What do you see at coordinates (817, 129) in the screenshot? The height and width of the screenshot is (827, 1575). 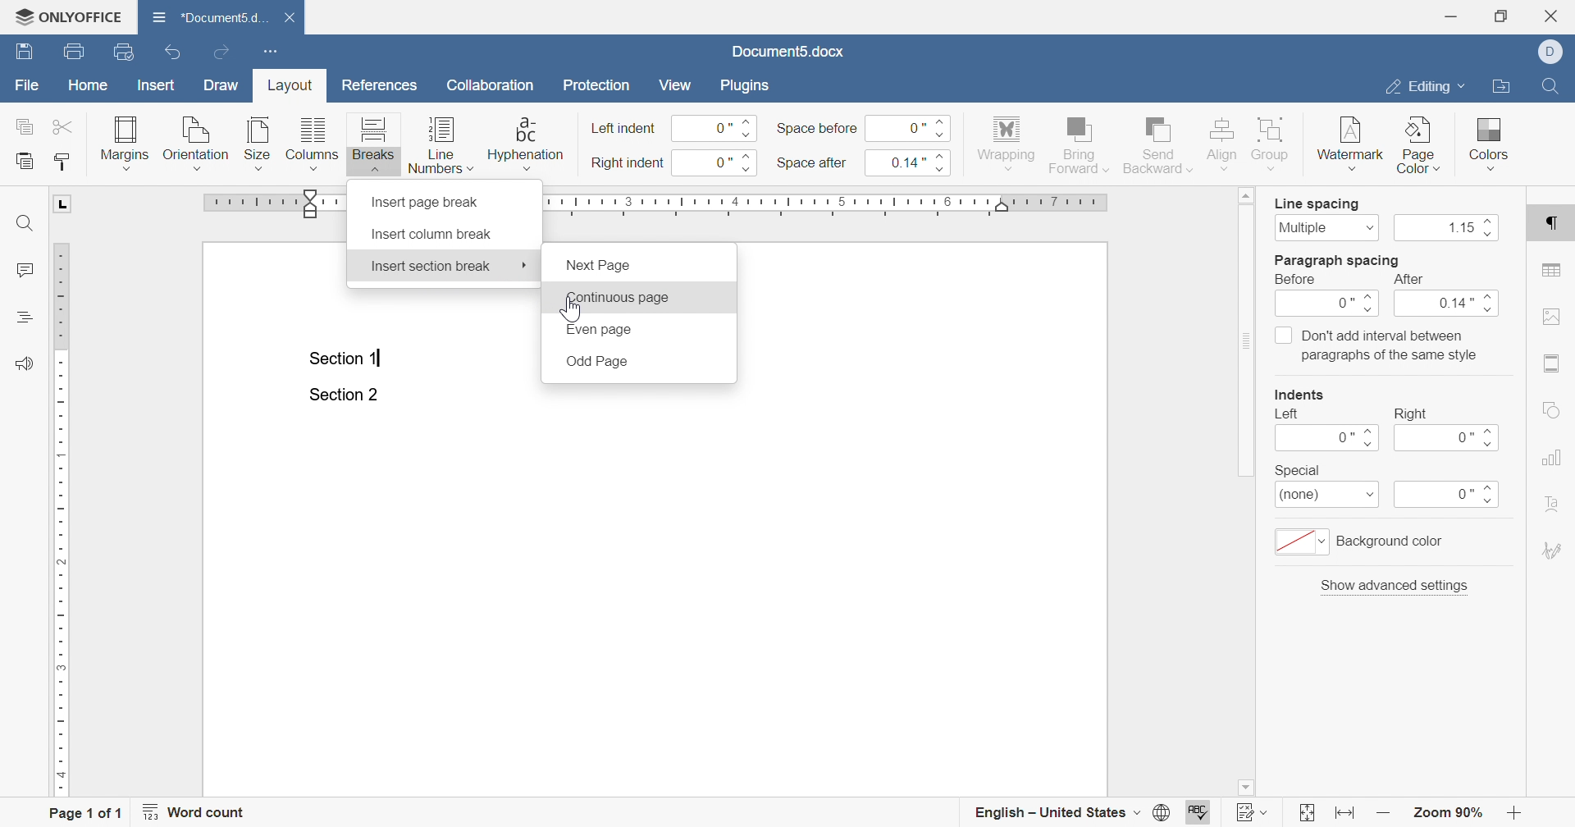 I see `space before` at bounding box center [817, 129].